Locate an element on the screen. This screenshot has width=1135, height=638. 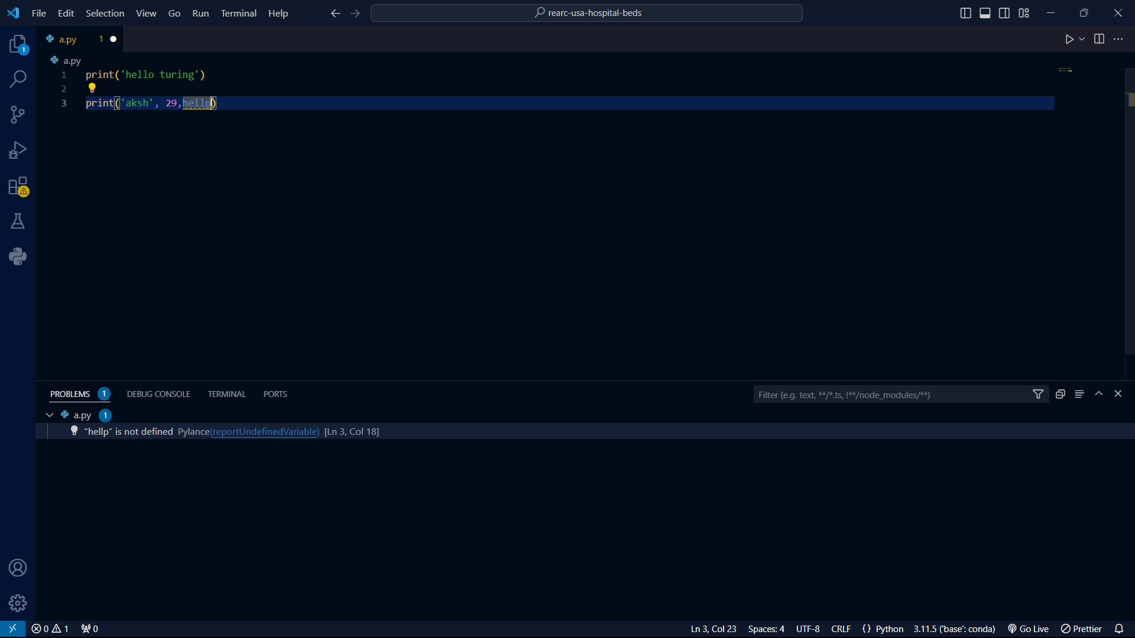
filter bar is located at coordinates (900, 395).